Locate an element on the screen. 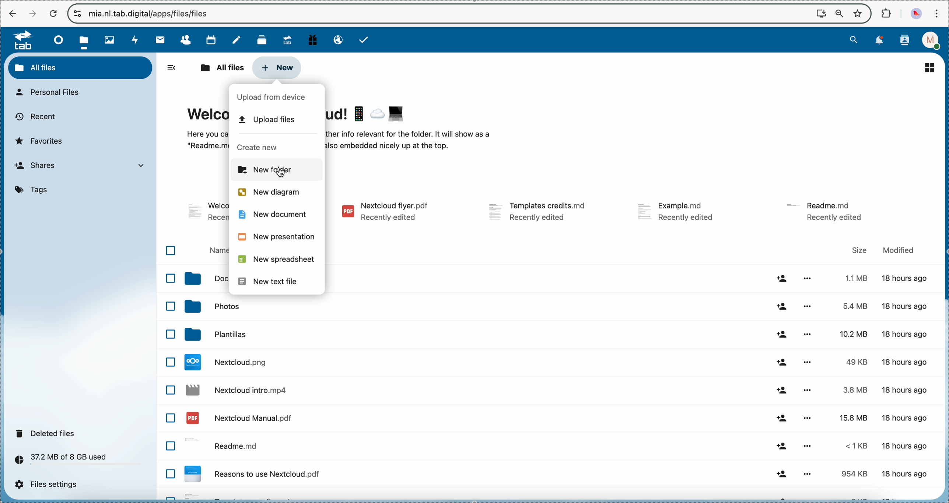 This screenshot has width=949, height=503. file is located at coordinates (385, 213).